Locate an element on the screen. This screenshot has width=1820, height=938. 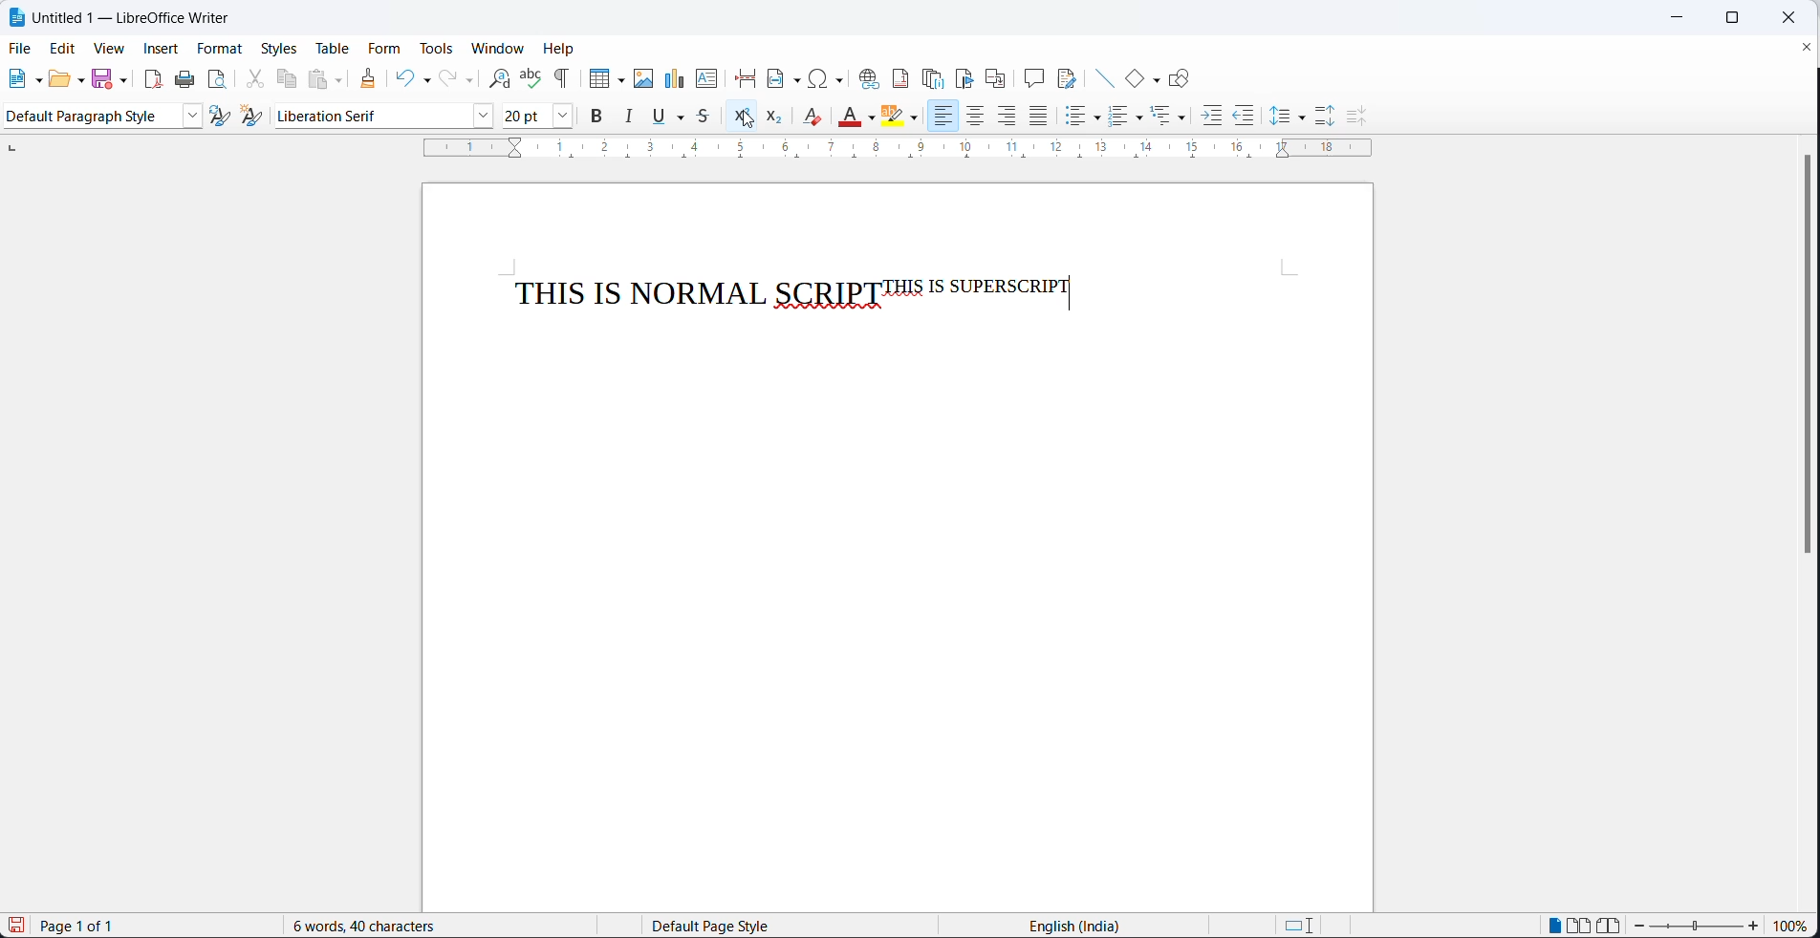
page style is located at coordinates (781, 926).